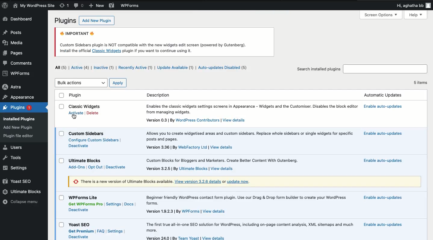 This screenshot has width=433, height=240. What do you see at coordinates (96, 140) in the screenshot?
I see `Configure custom sidebars` at bounding box center [96, 140].